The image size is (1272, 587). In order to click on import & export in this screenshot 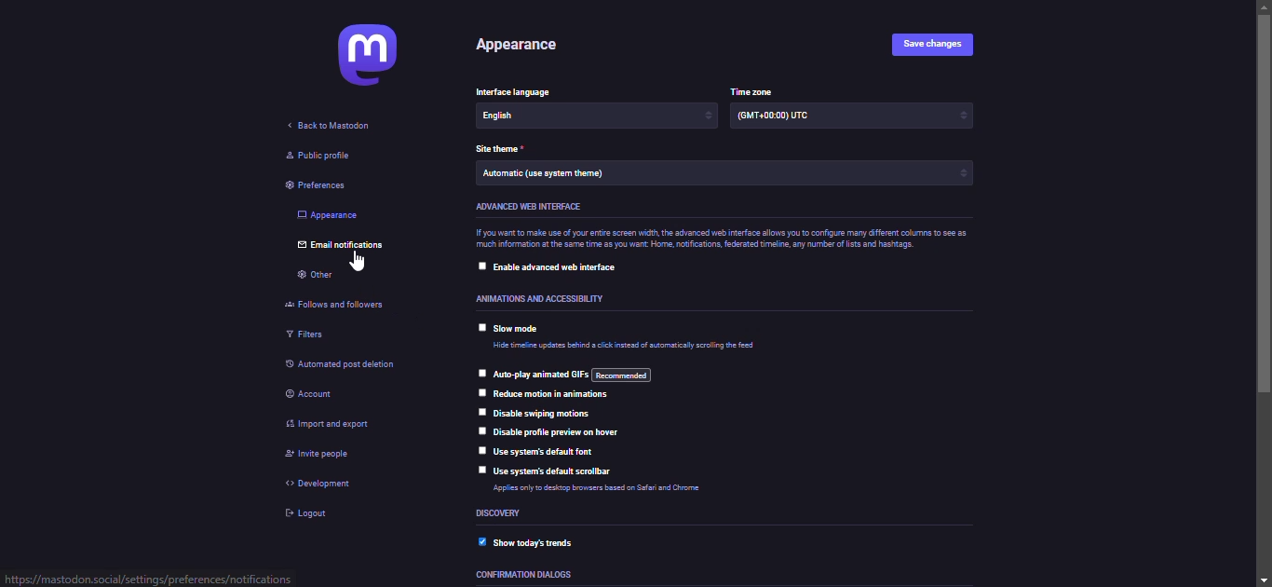, I will do `click(338, 424)`.